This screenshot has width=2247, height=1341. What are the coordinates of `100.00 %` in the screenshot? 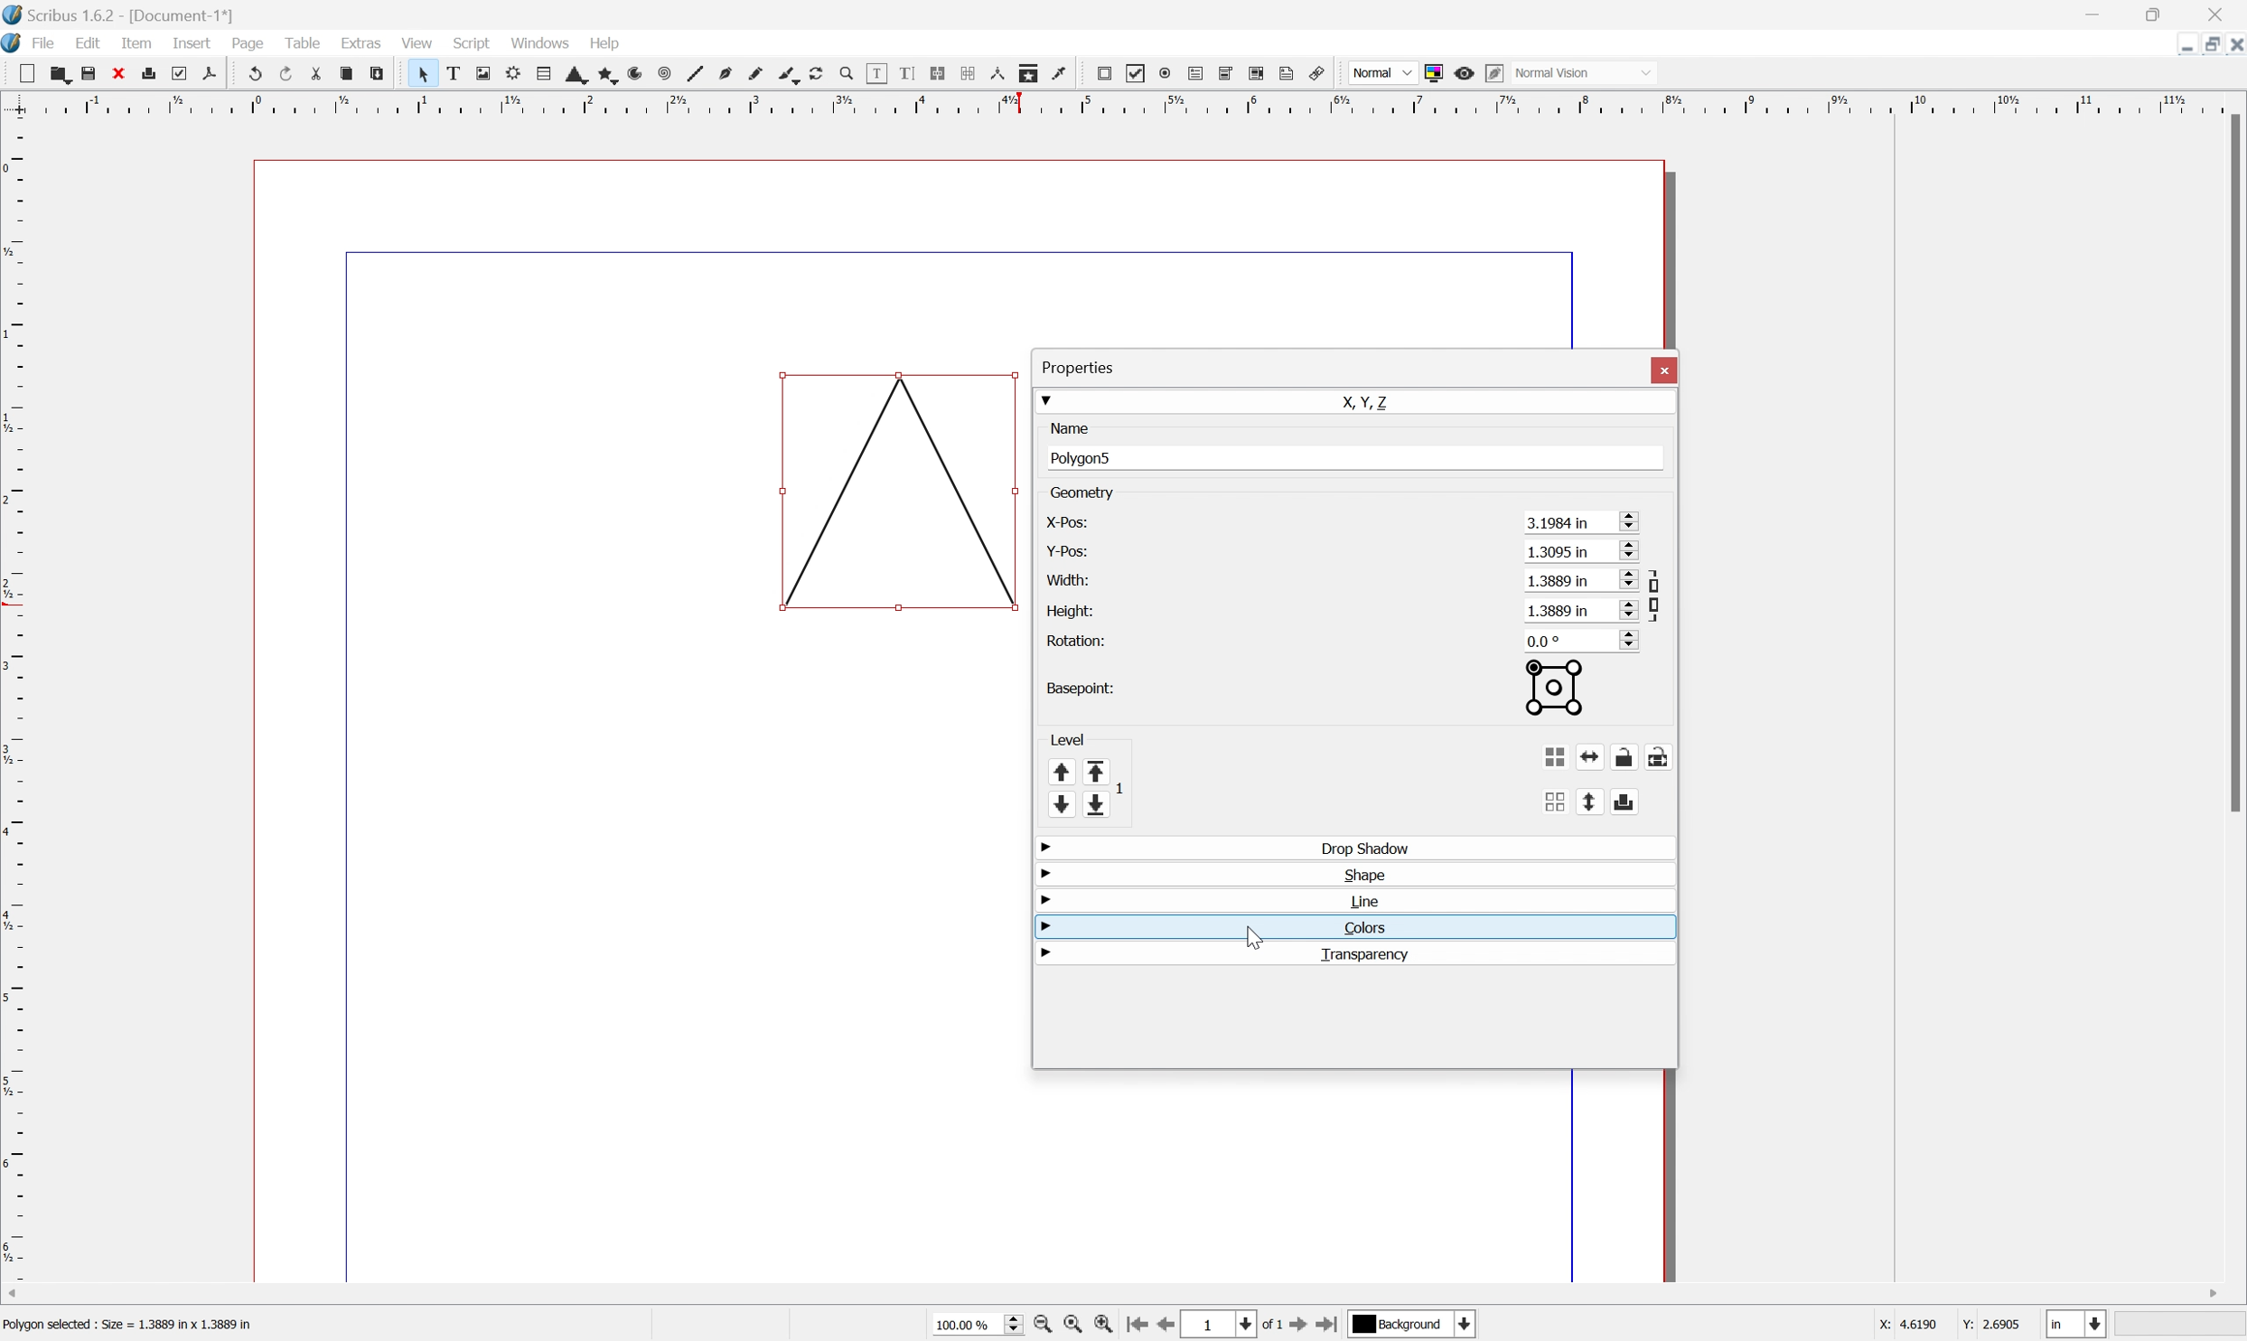 It's located at (967, 1326).